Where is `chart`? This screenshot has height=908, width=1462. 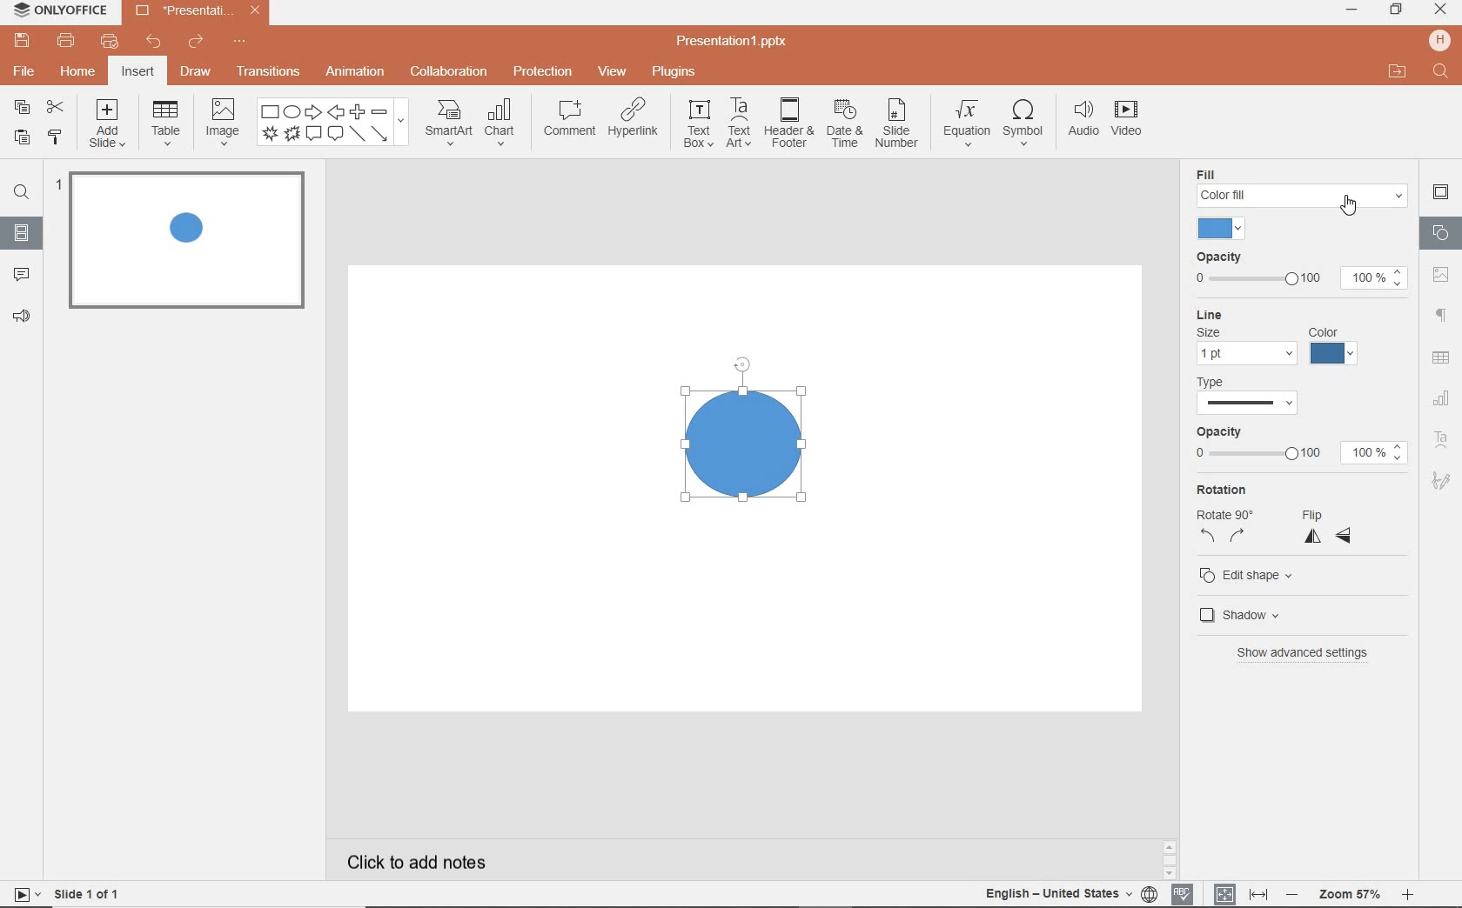 chart is located at coordinates (1440, 399).